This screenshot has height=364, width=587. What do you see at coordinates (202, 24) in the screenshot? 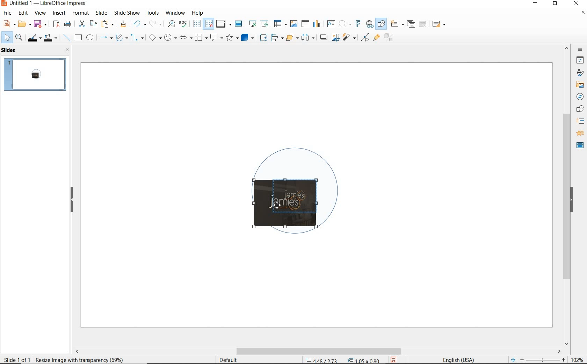
I see `display/snap grid` at bounding box center [202, 24].